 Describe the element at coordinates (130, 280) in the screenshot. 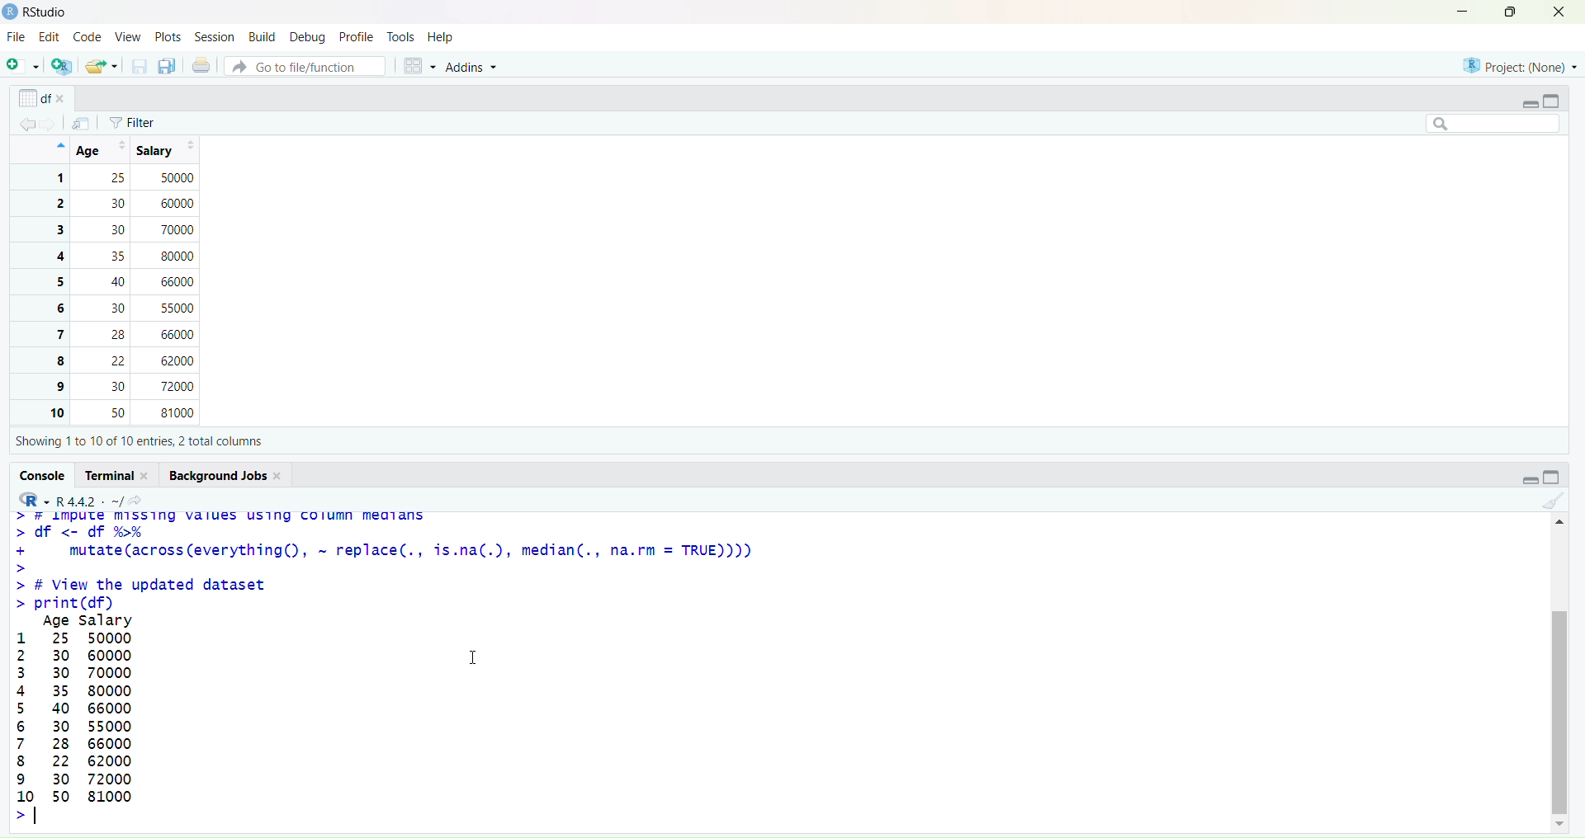

I see `Age Salary
1 25 50000
2 30 60000
3 N 70000
4 35 80000
5 40 NA
6 NA 55000
7 28 NA
8 22 62000
9 N 72000
10 50 81000` at that location.